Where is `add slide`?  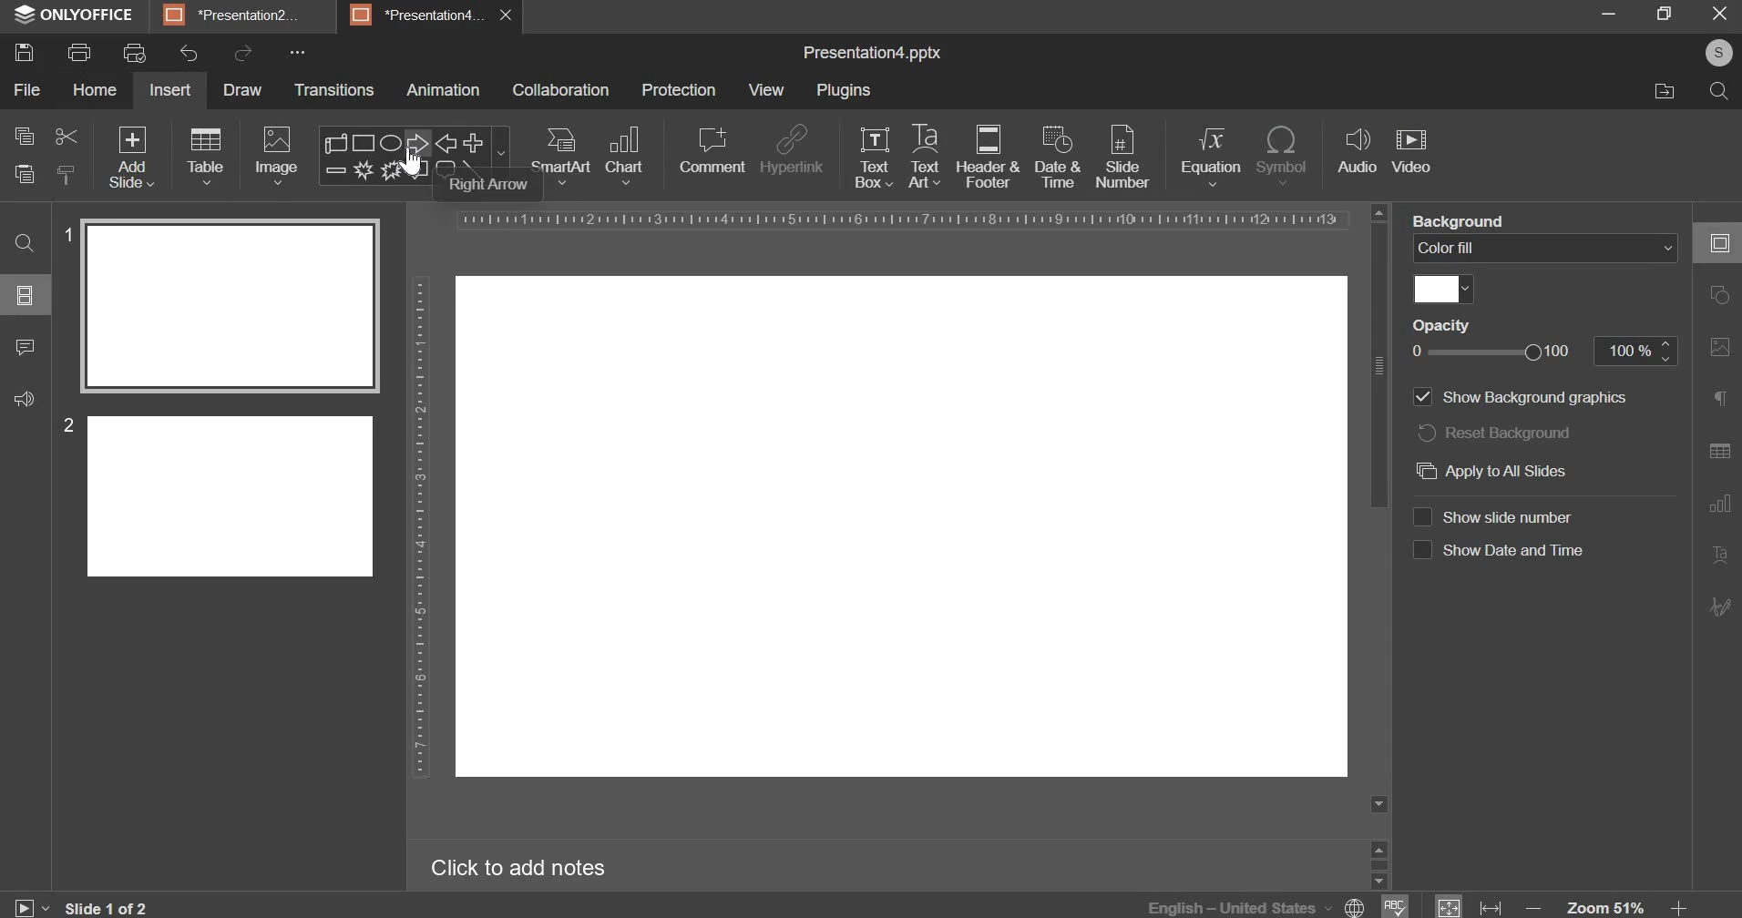 add slide is located at coordinates (132, 157).